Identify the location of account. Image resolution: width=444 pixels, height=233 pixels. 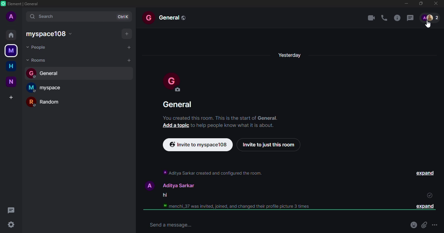
(12, 16).